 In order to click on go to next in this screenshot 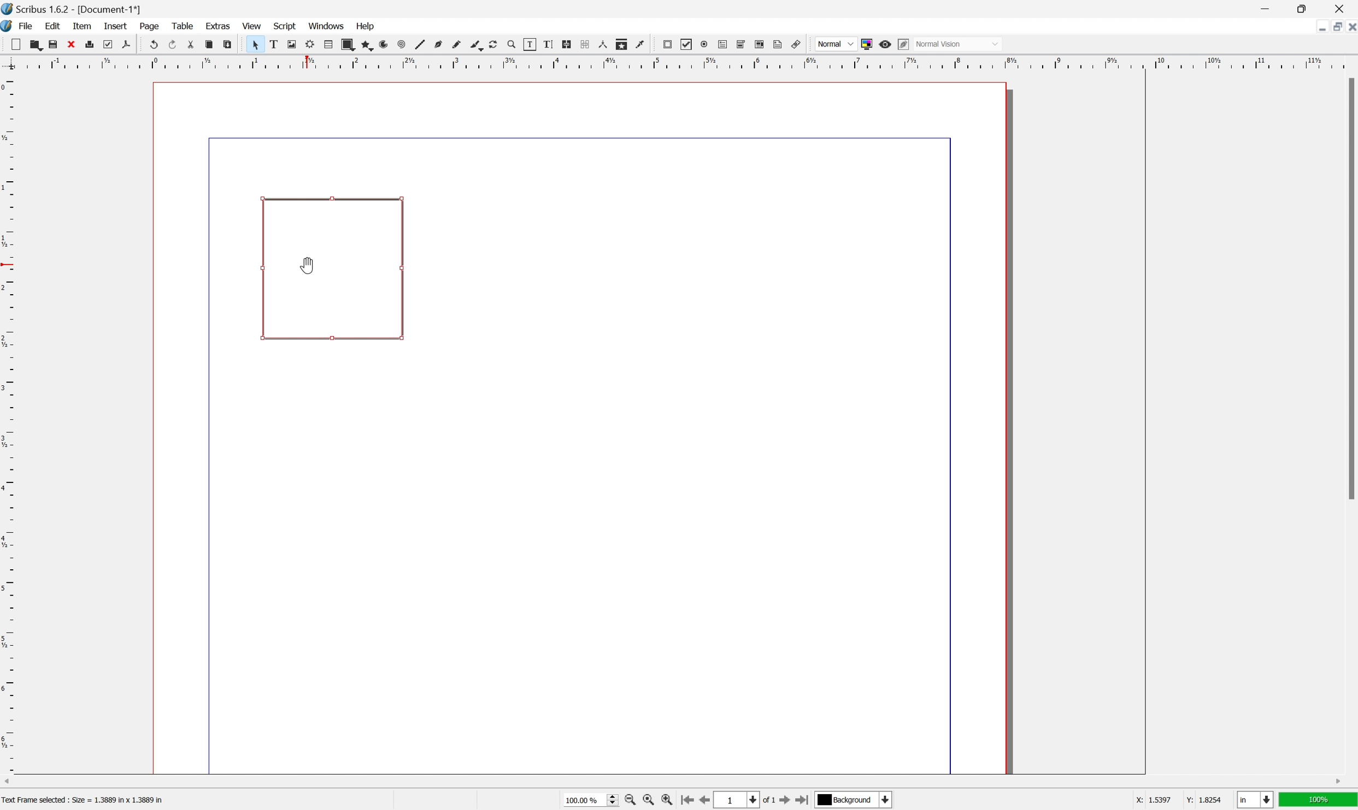, I will do `click(790, 802)`.